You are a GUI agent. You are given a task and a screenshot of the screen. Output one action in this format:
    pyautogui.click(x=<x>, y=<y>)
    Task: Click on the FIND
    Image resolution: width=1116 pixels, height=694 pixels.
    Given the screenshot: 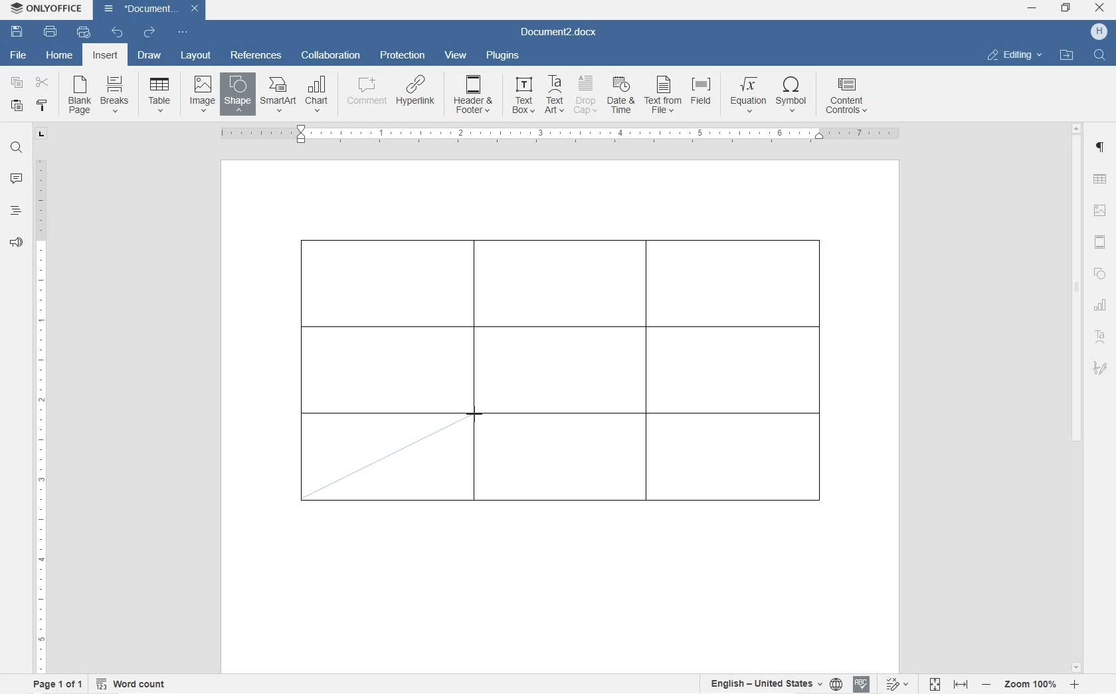 What is the action you would take?
    pyautogui.click(x=1101, y=55)
    